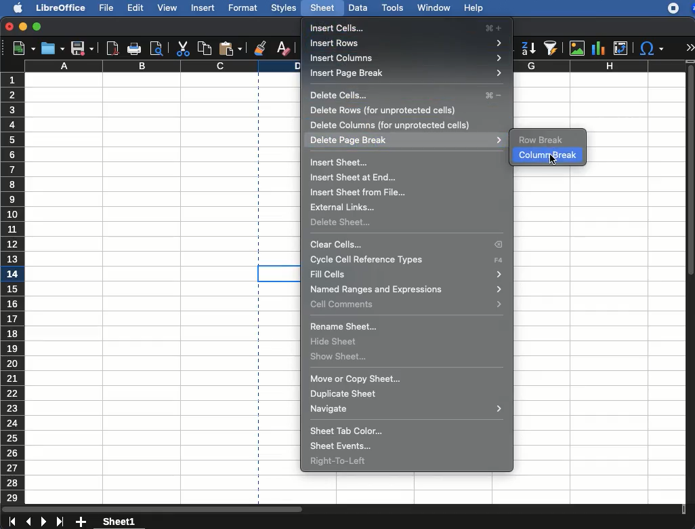 Image resolution: width=695 pixels, height=529 pixels. What do you see at coordinates (599, 49) in the screenshot?
I see `chart` at bounding box center [599, 49].